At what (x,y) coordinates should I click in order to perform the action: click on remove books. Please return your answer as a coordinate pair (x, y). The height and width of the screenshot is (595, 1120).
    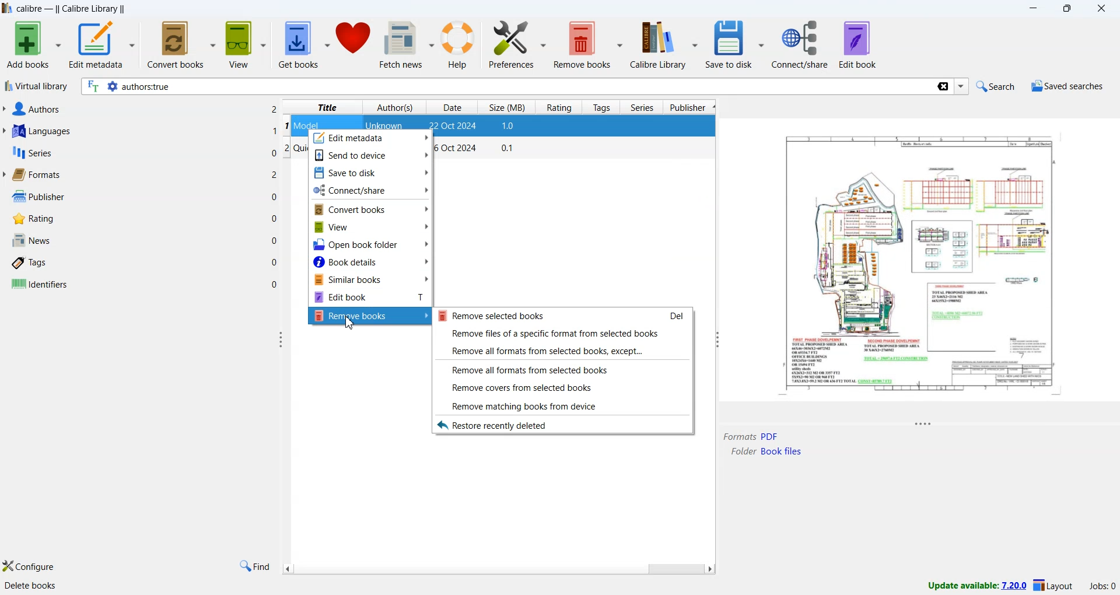
    Looking at the image, I should click on (589, 45).